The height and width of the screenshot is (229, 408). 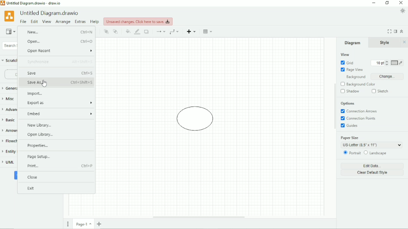 I want to click on Minimize, so click(x=374, y=3).